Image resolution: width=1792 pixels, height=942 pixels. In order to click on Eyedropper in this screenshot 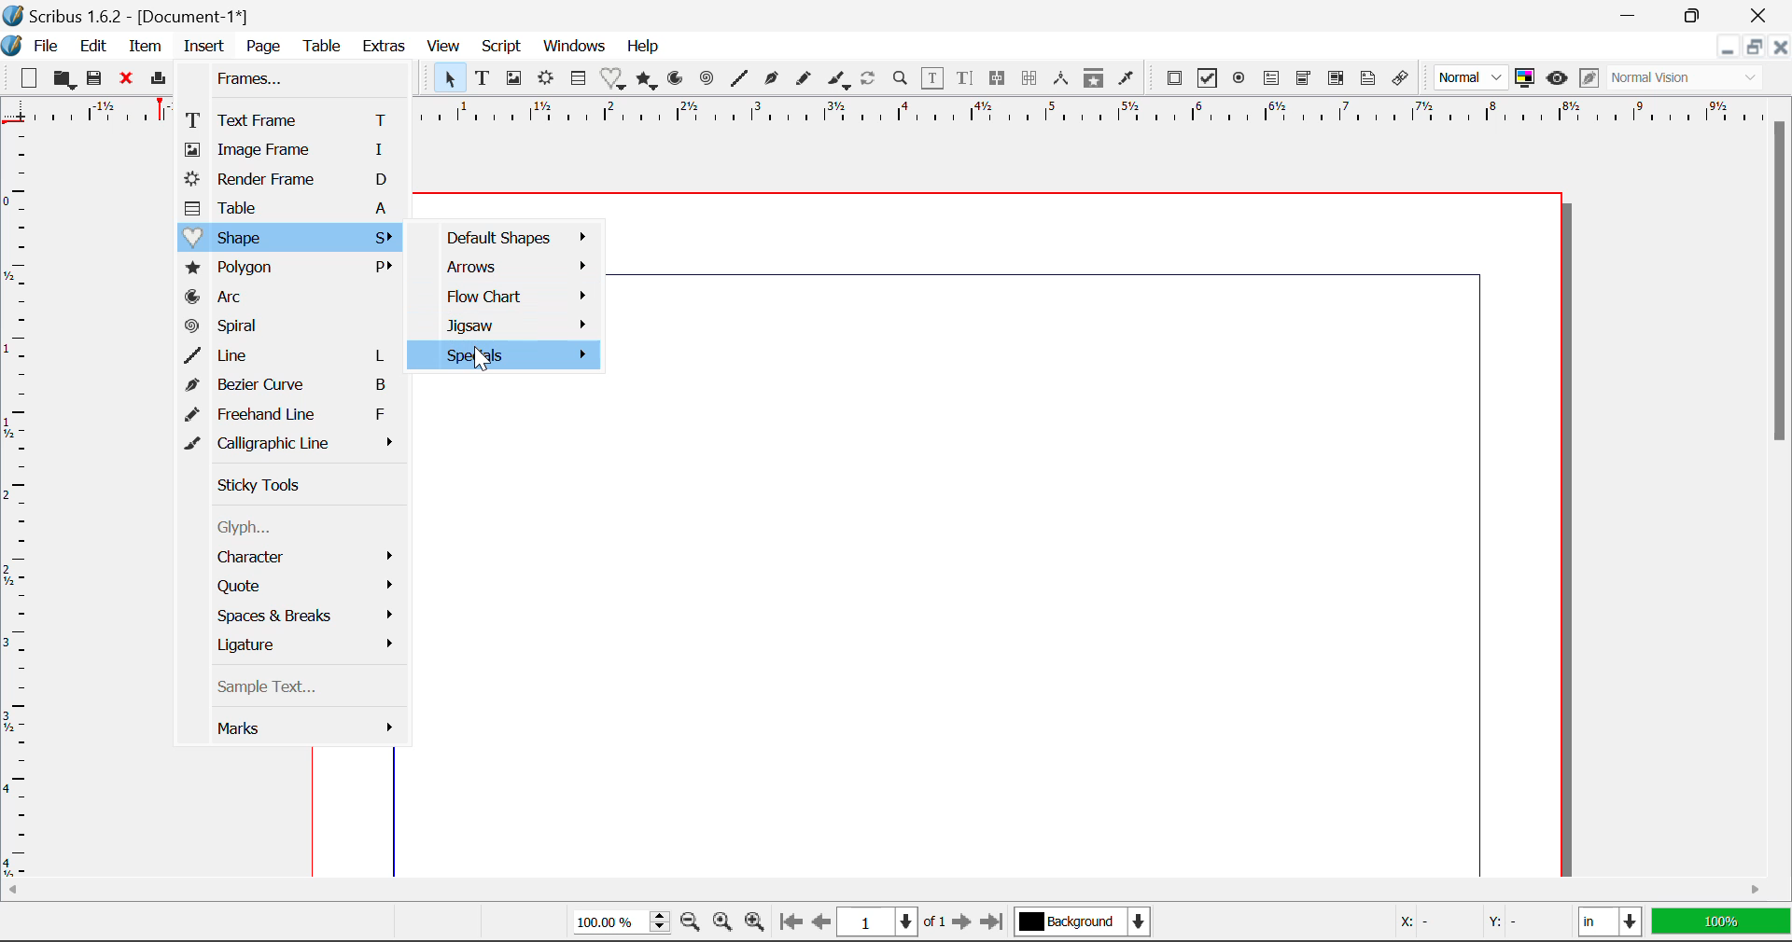, I will do `click(1127, 78)`.